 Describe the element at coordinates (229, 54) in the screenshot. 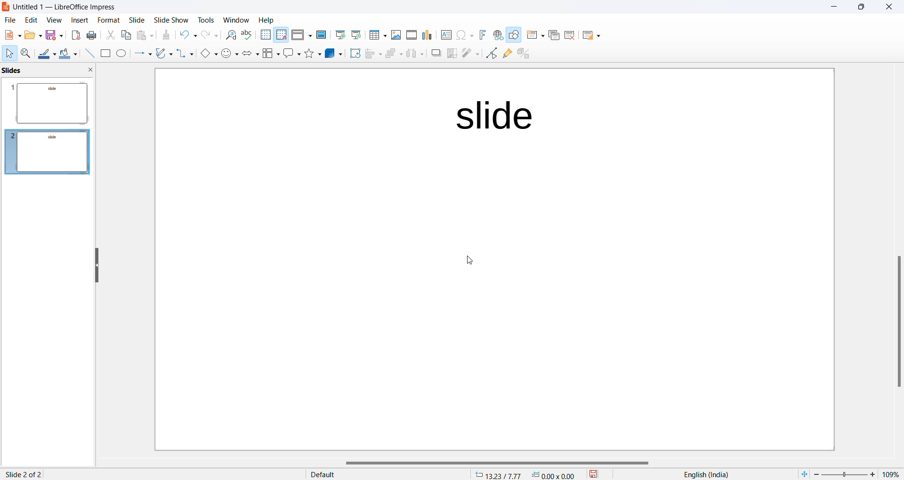

I see `symbol shapes` at that location.